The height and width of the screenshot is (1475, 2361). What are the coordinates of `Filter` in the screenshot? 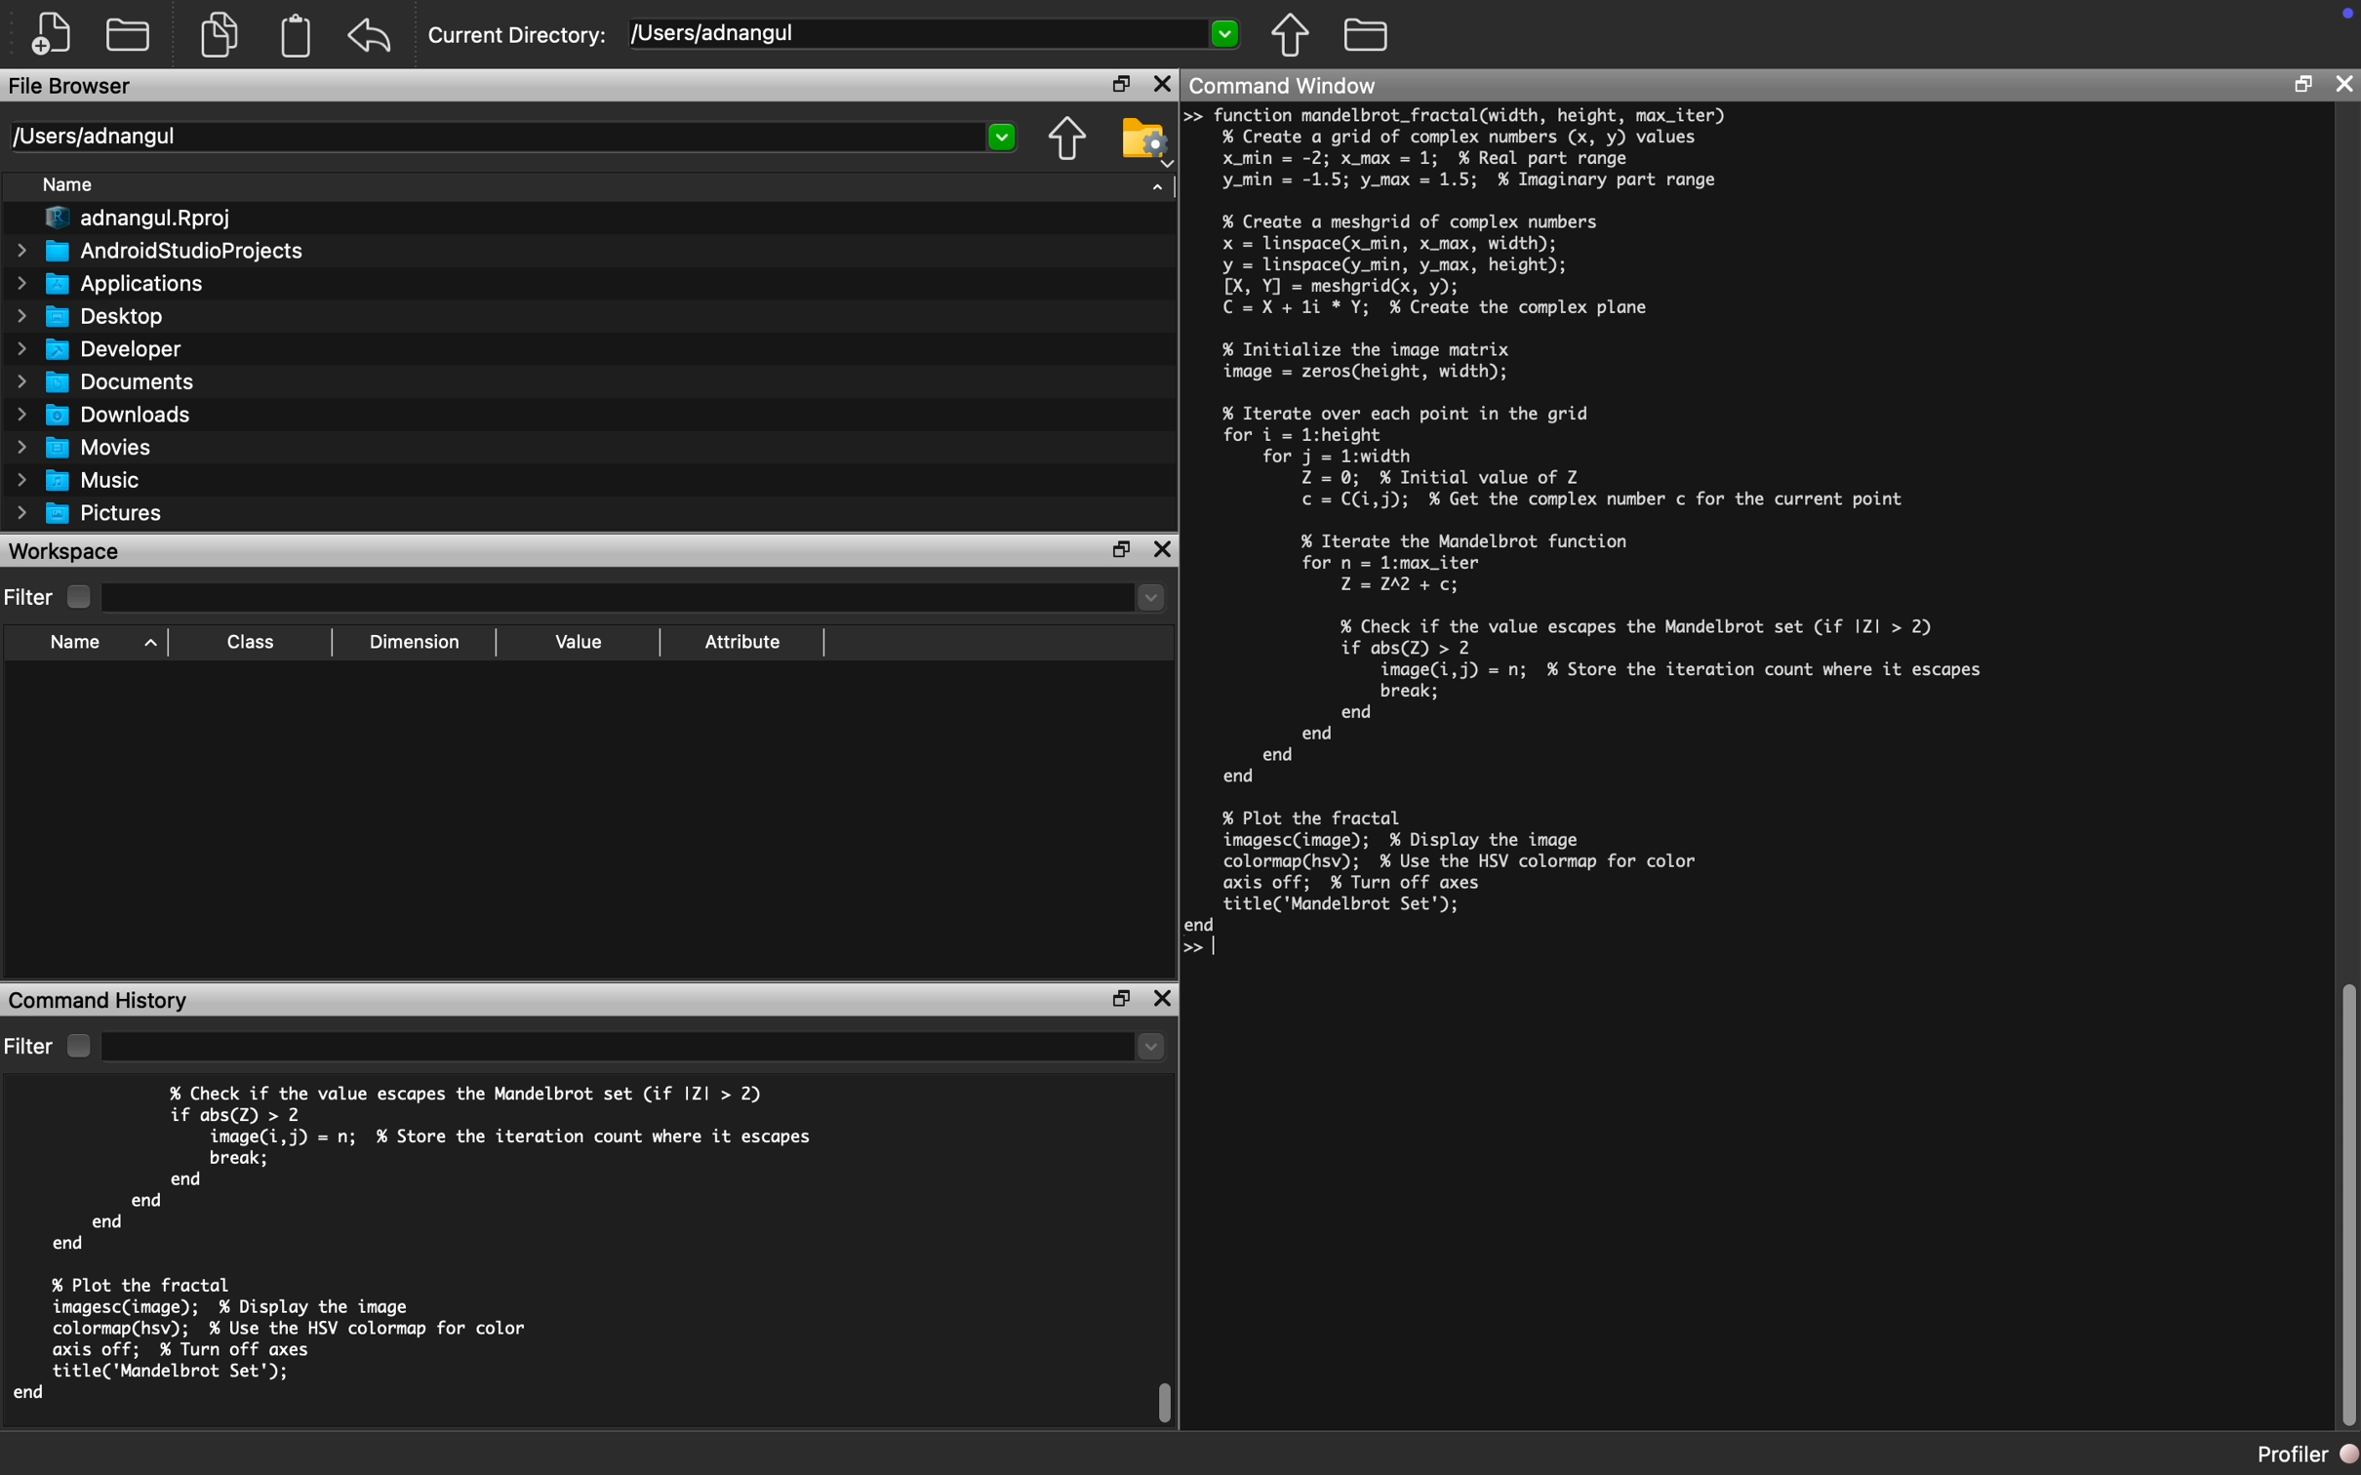 It's located at (29, 596).